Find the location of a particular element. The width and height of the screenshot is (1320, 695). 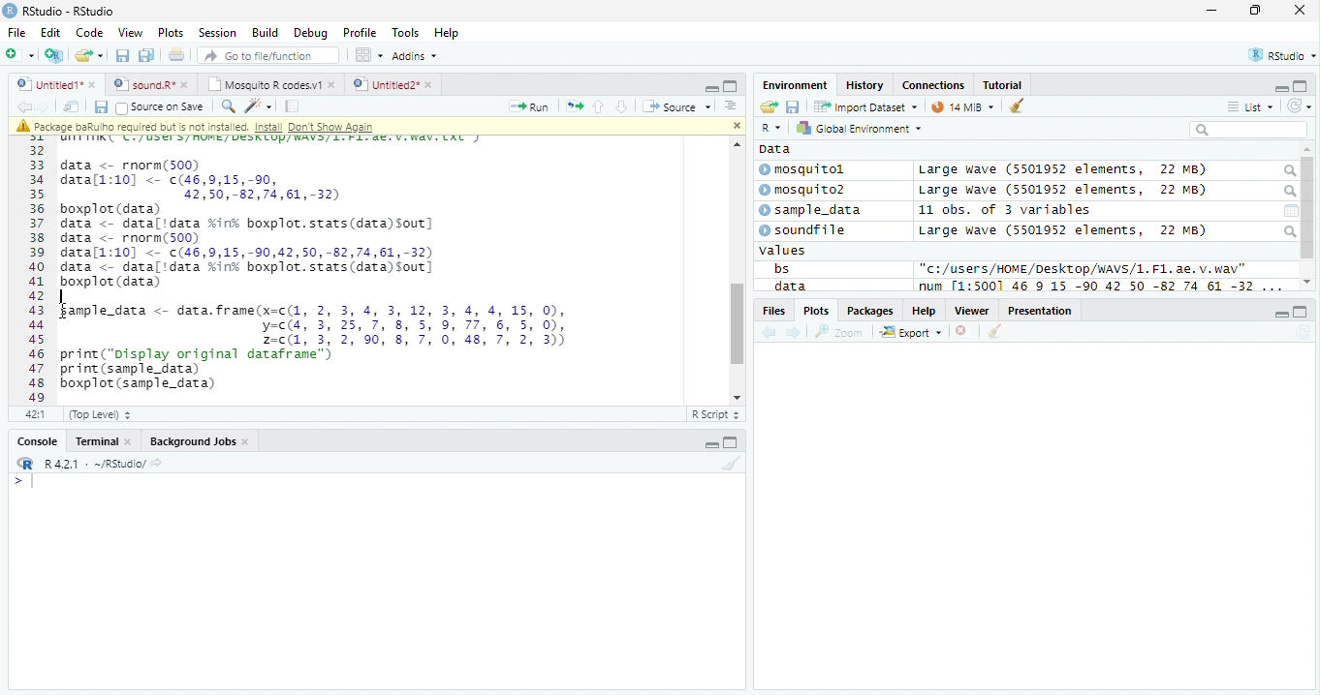

Code is located at coordinates (89, 33).